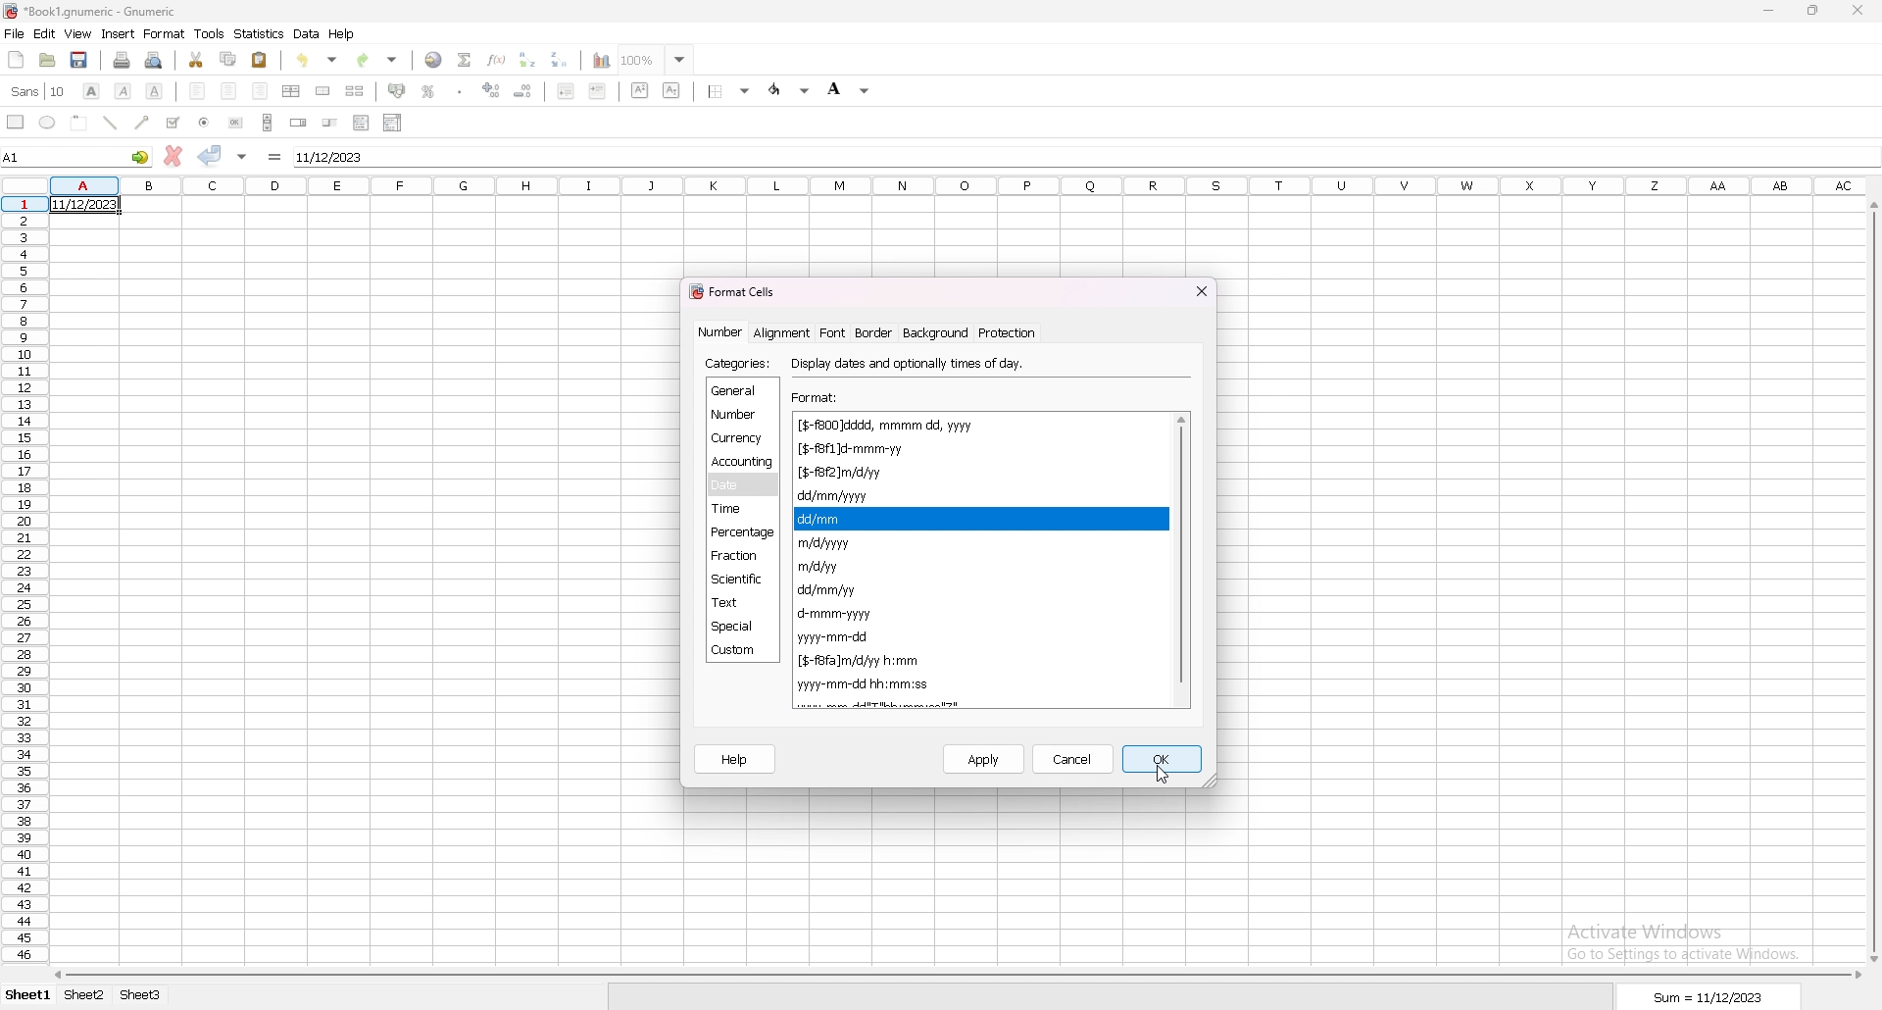 Image resolution: width=1882 pixels, height=1010 pixels. I want to click on background, so click(848, 90).